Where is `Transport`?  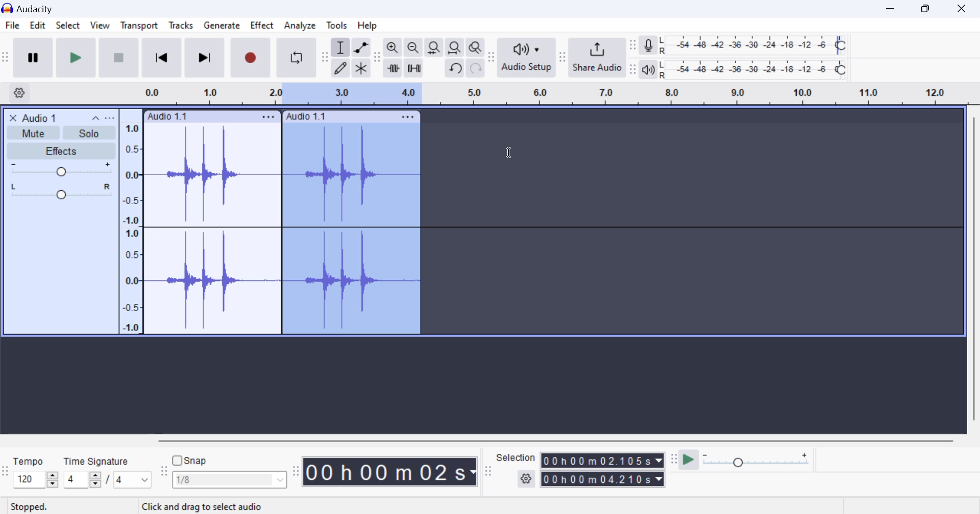 Transport is located at coordinates (139, 27).